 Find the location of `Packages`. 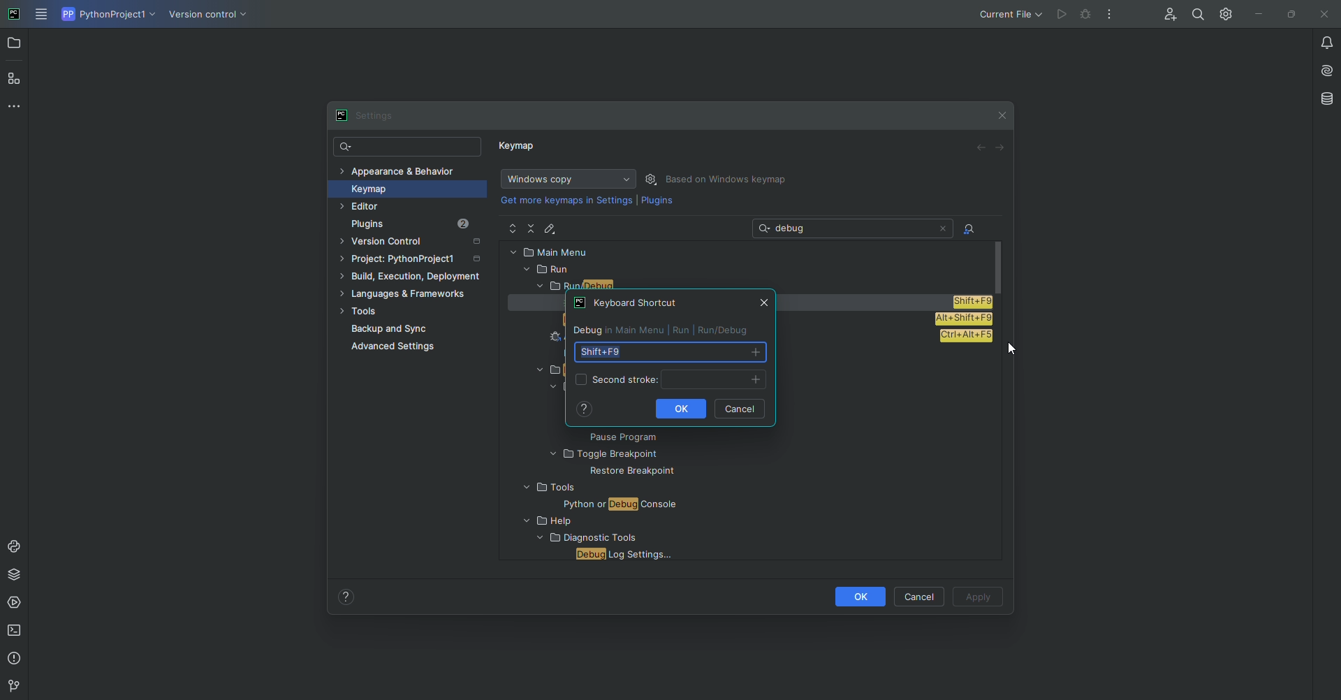

Packages is located at coordinates (17, 574).